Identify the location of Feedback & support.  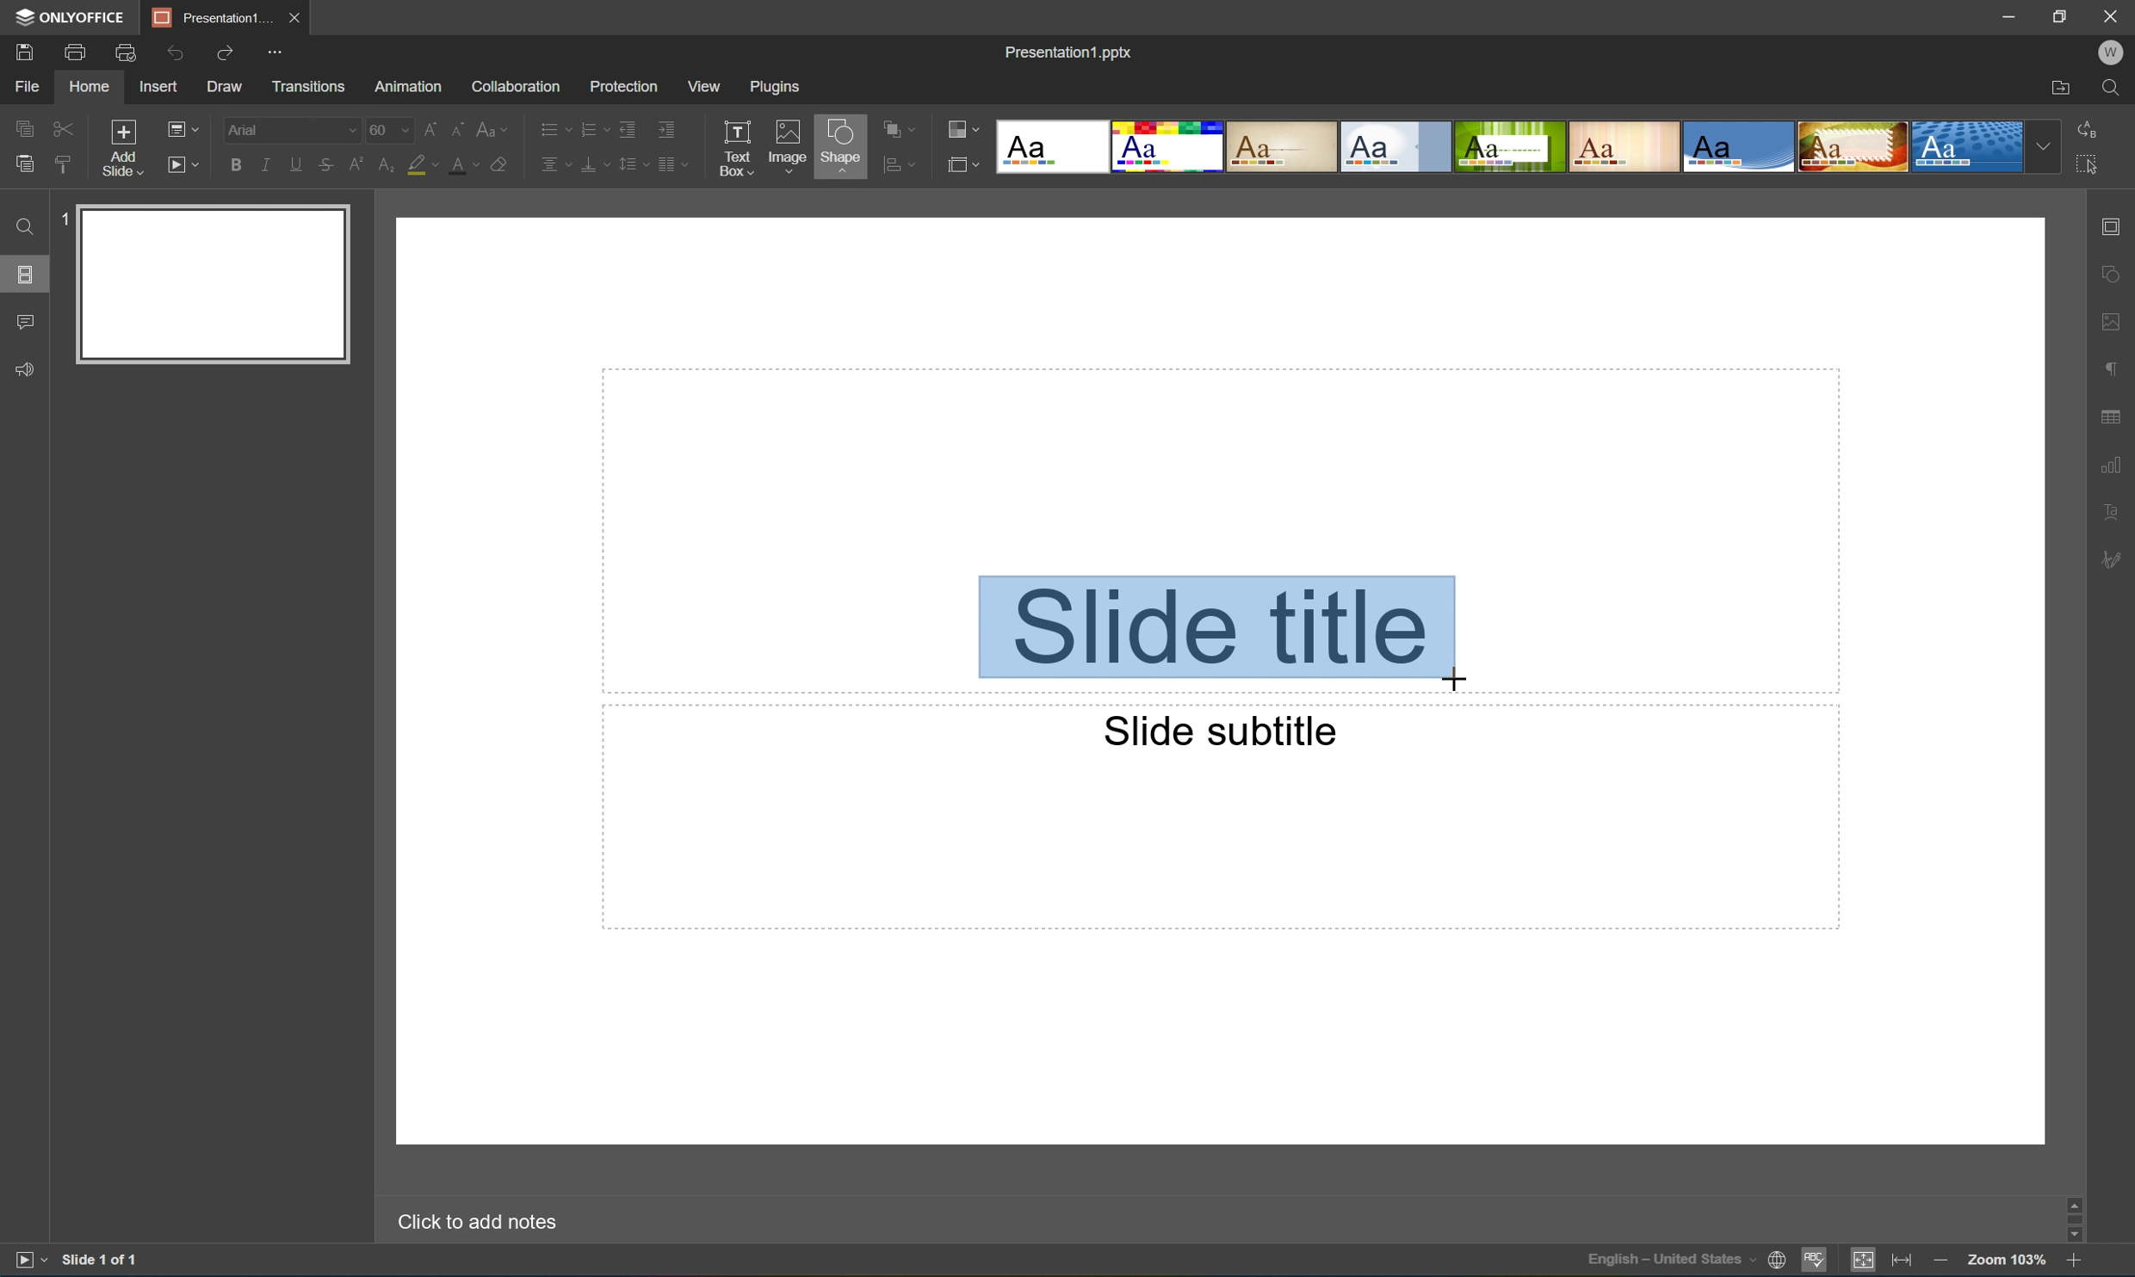
(29, 370).